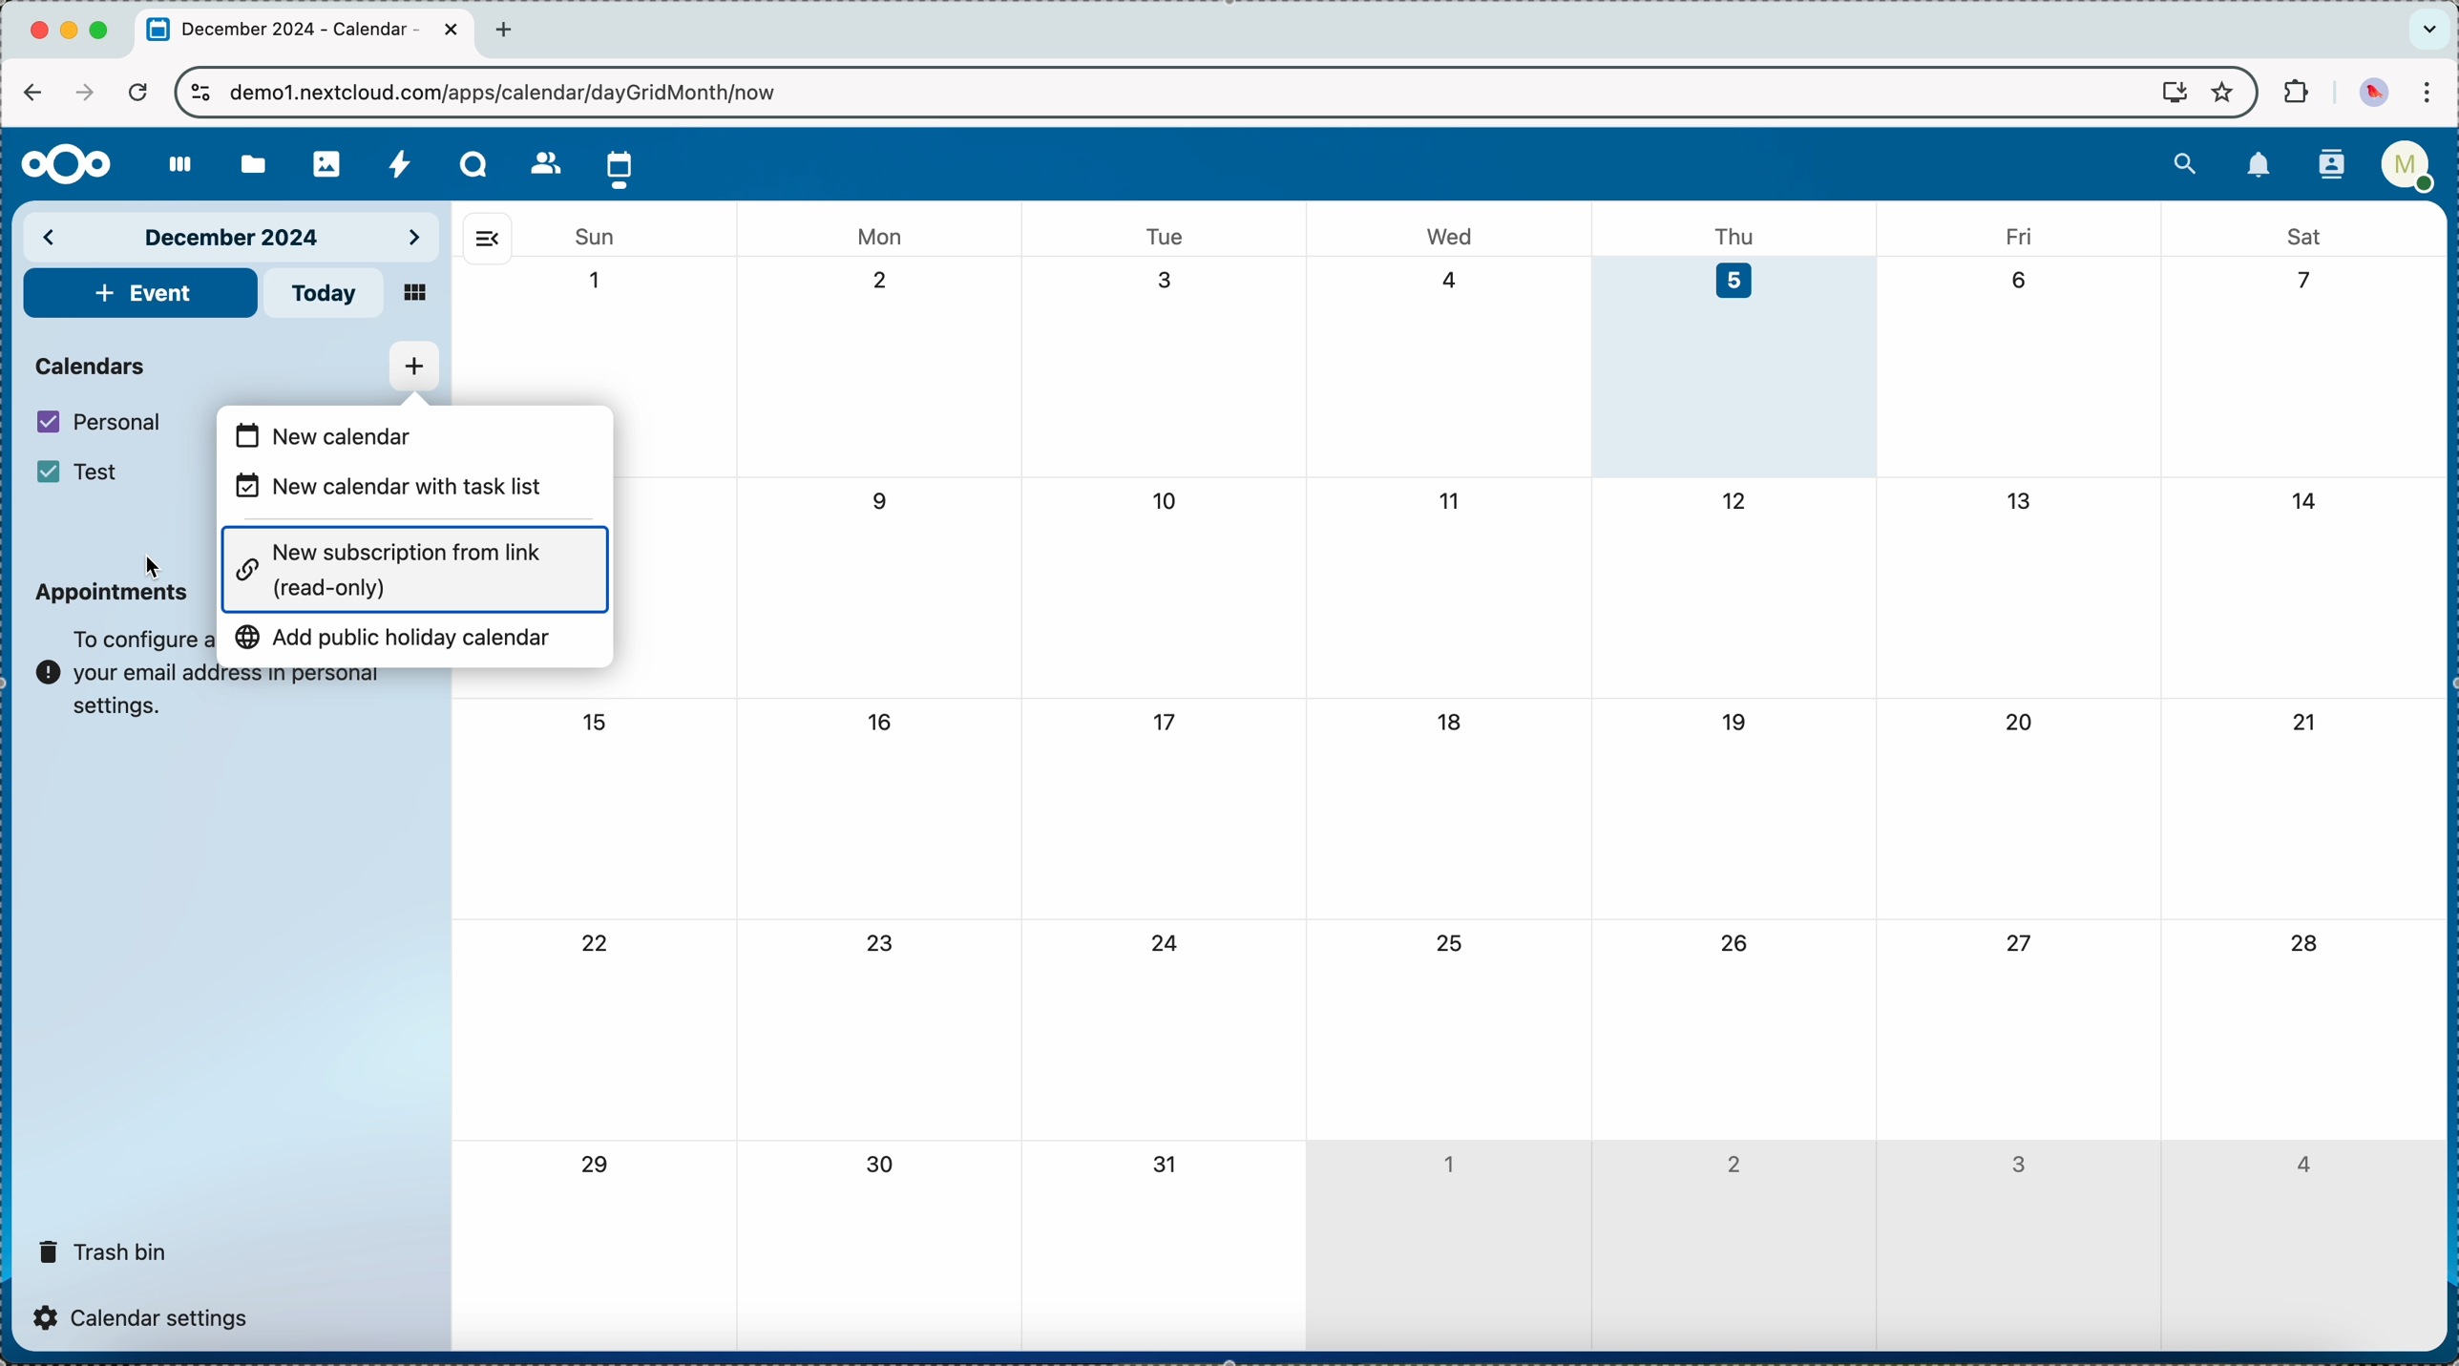 The image size is (2459, 1366). I want to click on 11, so click(1446, 499).